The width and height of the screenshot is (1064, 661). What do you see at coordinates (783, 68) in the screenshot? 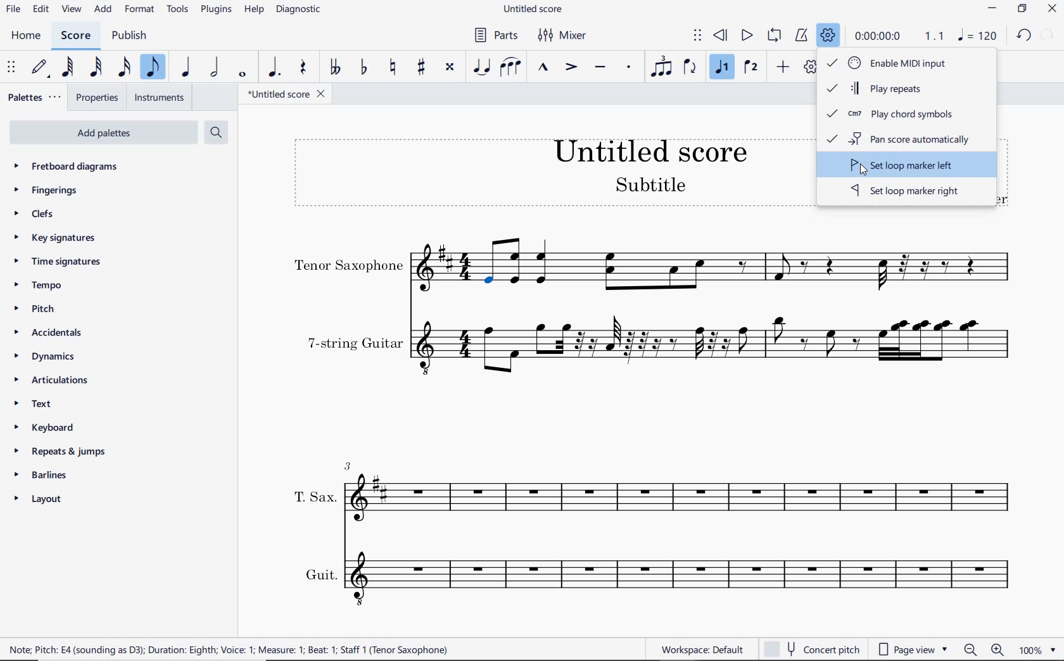
I see `ADD` at bounding box center [783, 68].